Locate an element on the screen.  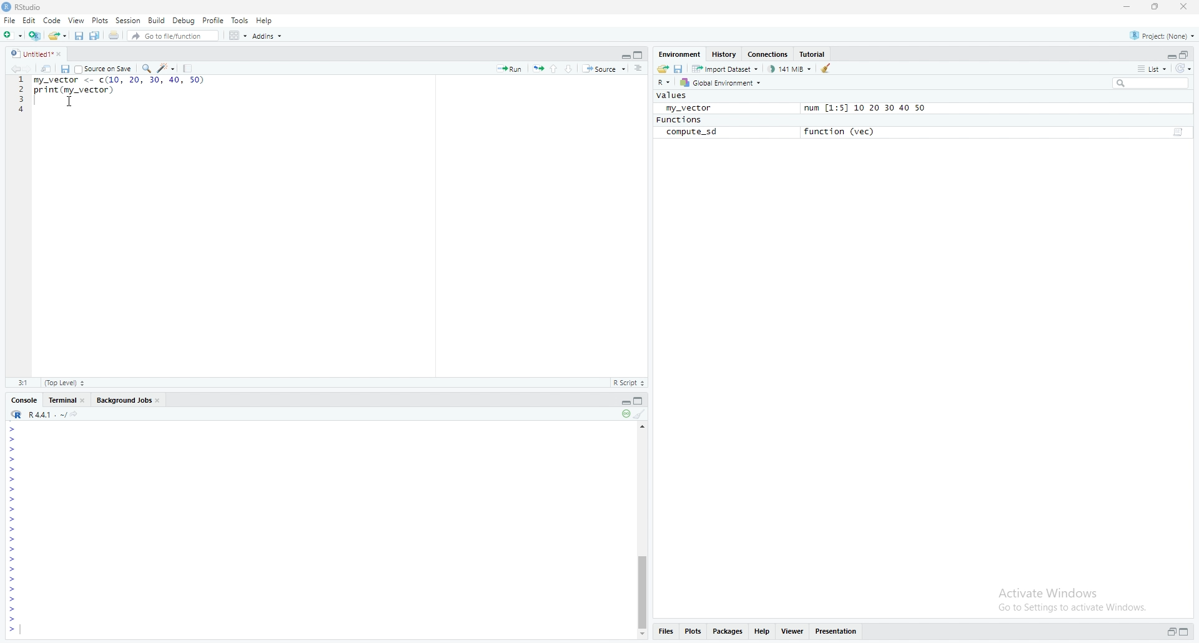
1 2 3 4 is located at coordinates (21, 96).